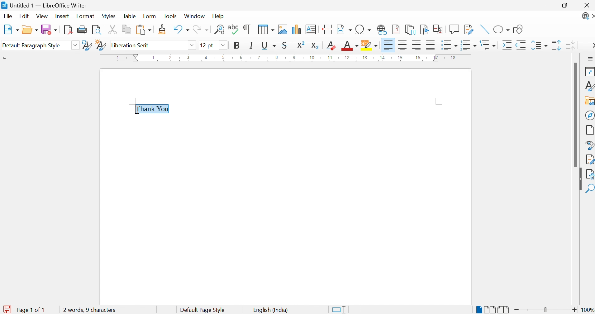 The width and height of the screenshot is (595, 314). What do you see at coordinates (545, 310) in the screenshot?
I see `Slider` at bounding box center [545, 310].